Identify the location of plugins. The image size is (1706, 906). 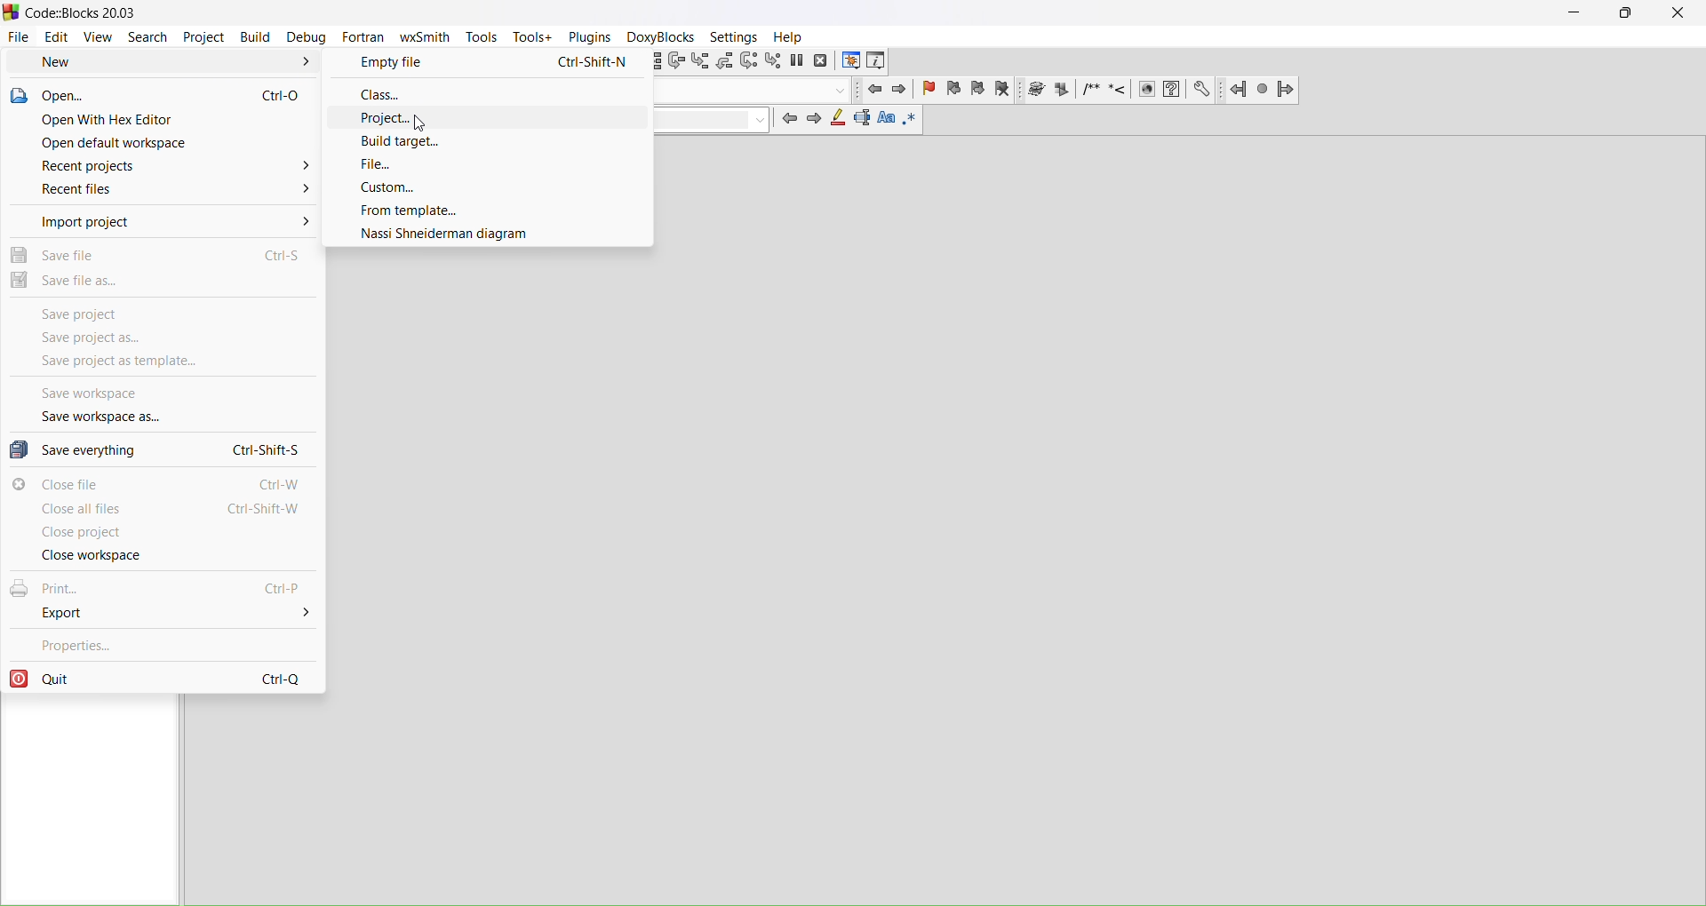
(592, 36).